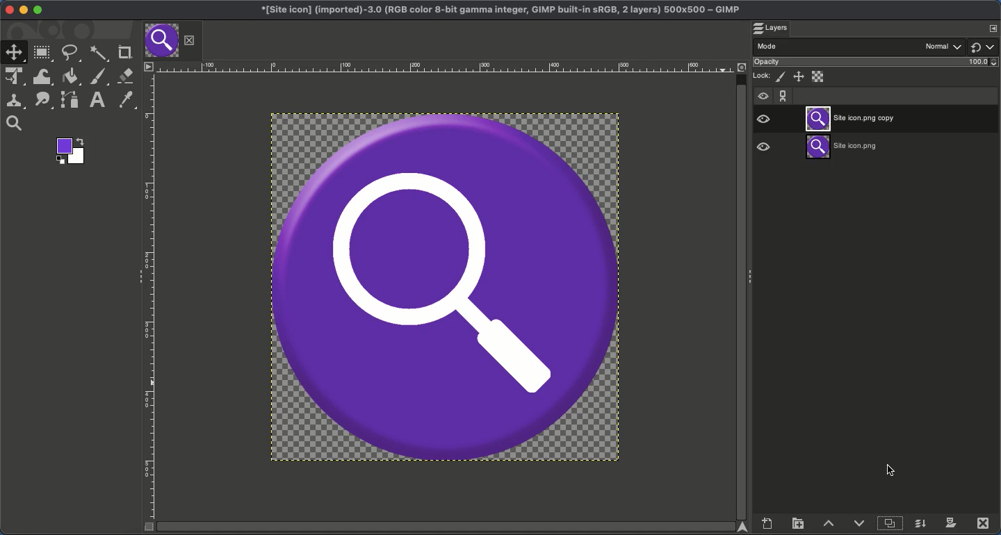 The width and height of the screenshot is (1001, 535). What do you see at coordinates (12, 51) in the screenshot?
I see `Move tool` at bounding box center [12, 51].